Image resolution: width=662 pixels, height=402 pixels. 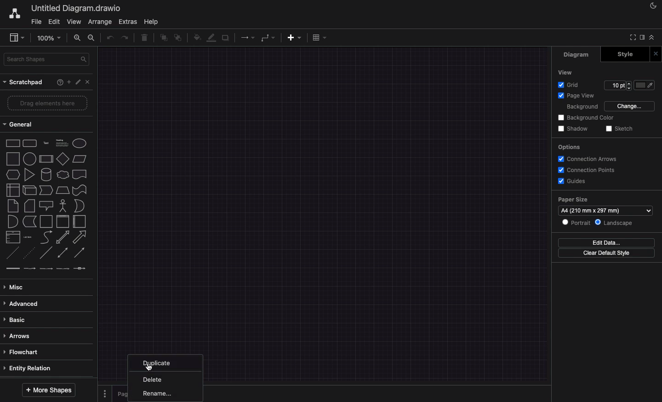 What do you see at coordinates (93, 38) in the screenshot?
I see `zoom out` at bounding box center [93, 38].